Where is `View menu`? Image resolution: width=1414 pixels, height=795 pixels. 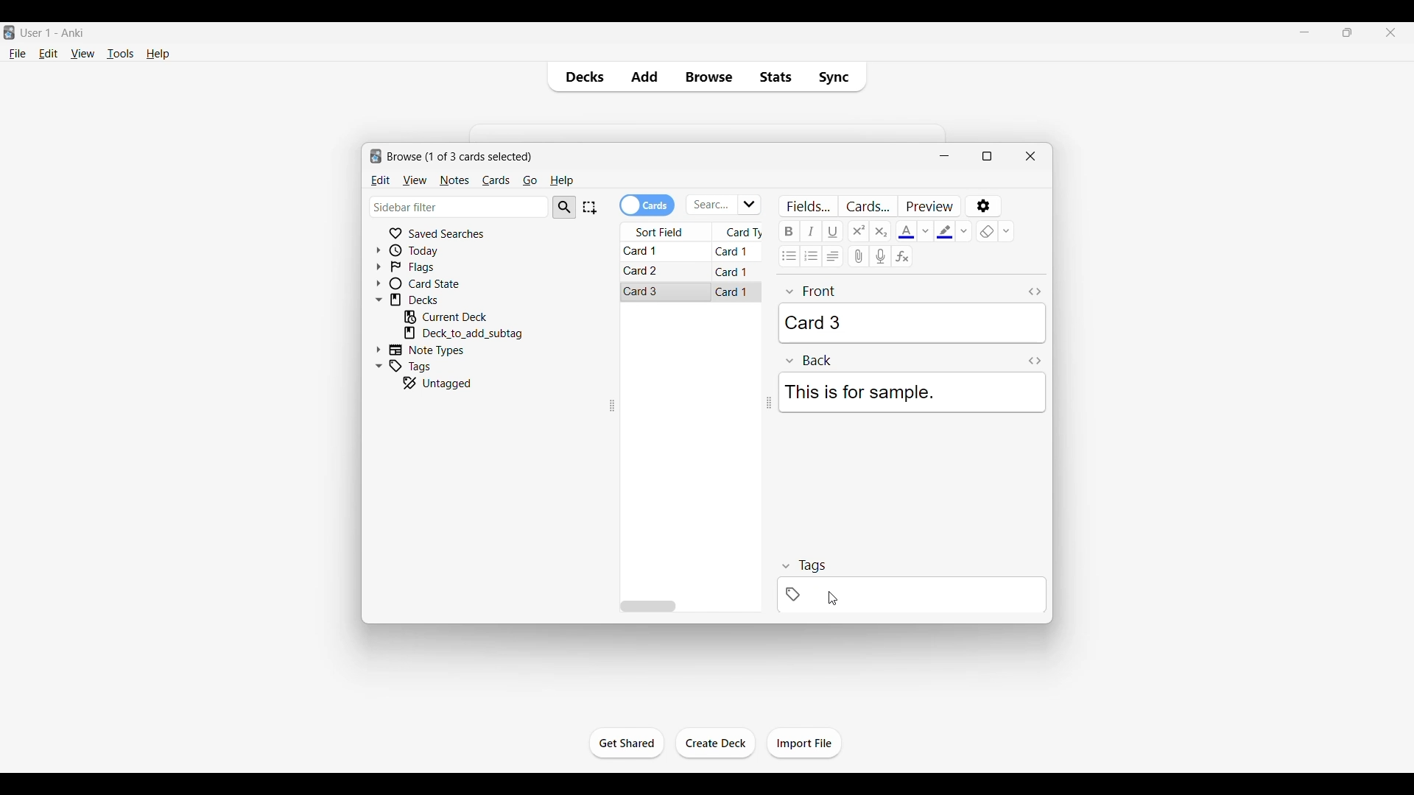
View menu is located at coordinates (83, 53).